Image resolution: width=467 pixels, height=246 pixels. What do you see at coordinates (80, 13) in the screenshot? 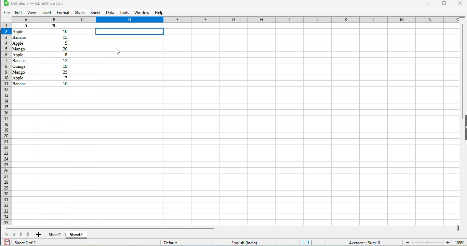
I see `styles` at bounding box center [80, 13].